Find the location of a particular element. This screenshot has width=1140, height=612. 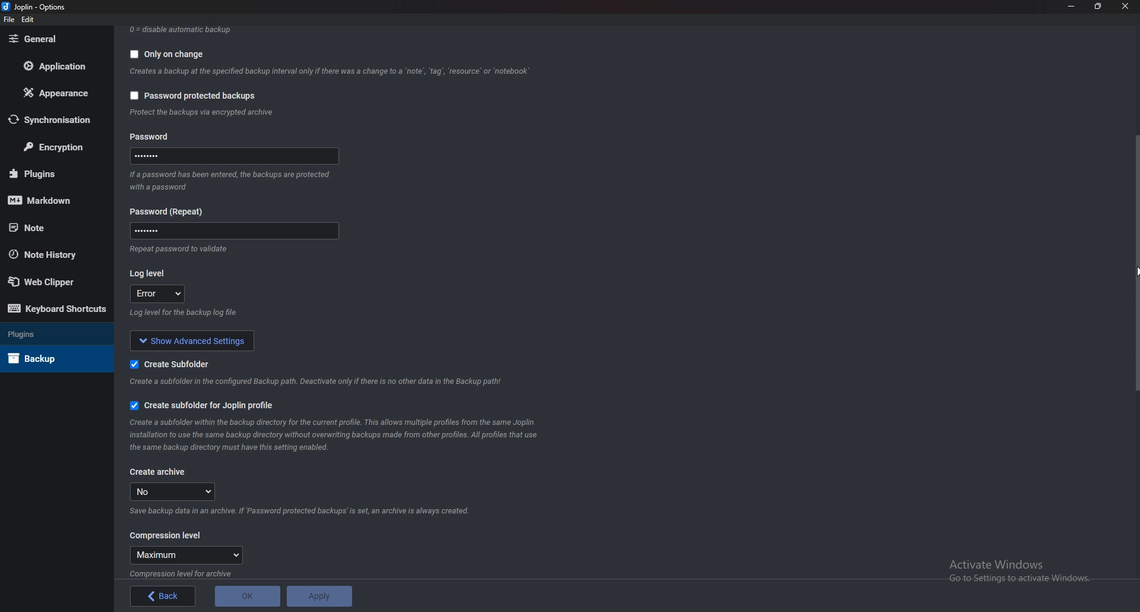

Info on log level is located at coordinates (184, 313).